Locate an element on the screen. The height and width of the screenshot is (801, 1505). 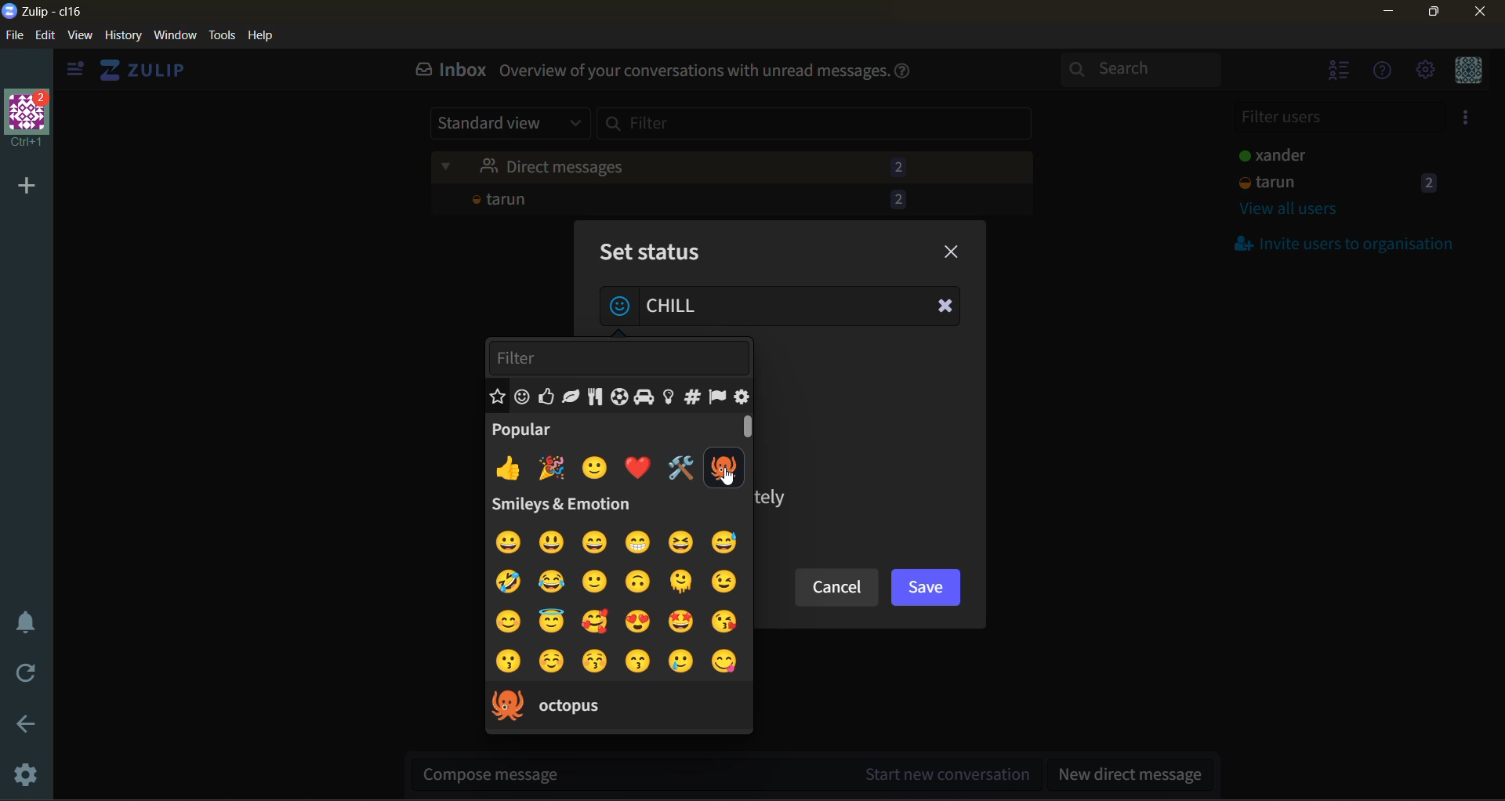
emoji is located at coordinates (727, 542).